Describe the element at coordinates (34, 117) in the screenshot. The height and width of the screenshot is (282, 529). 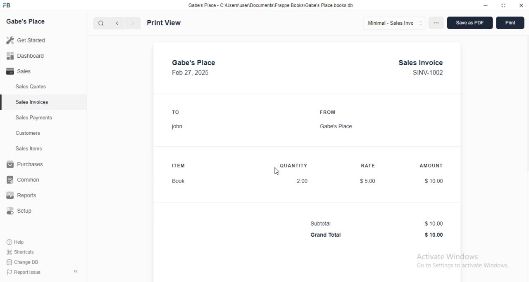
I see `sales payments` at that location.